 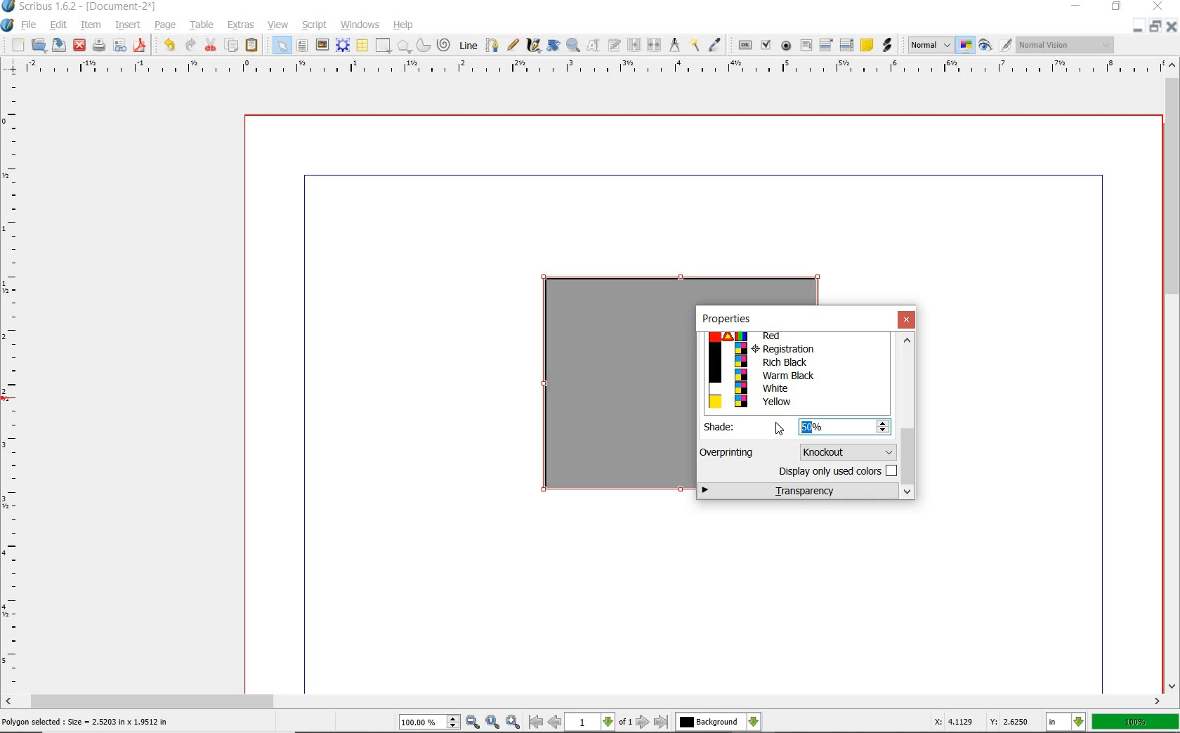 I want to click on script, so click(x=315, y=25).